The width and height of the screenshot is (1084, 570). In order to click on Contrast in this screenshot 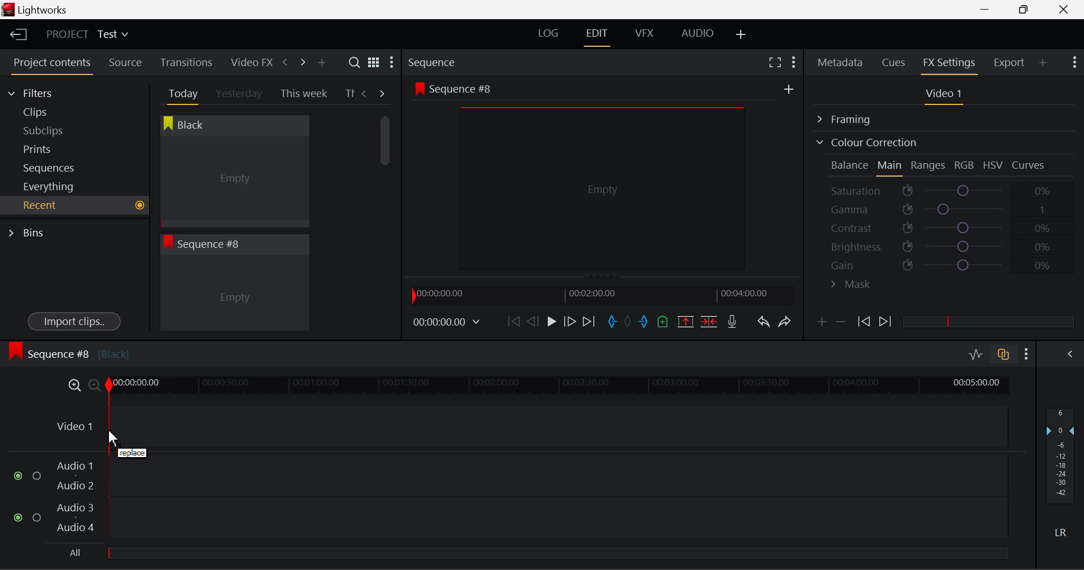, I will do `click(945, 227)`.